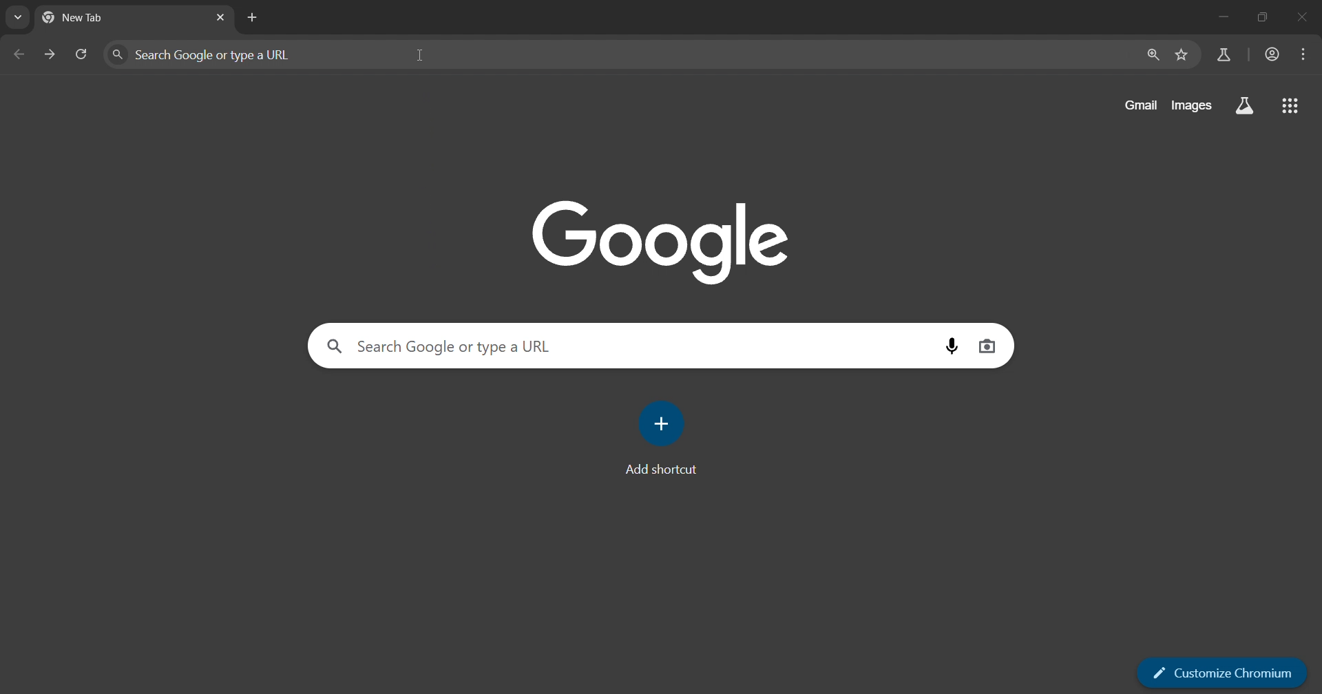  What do you see at coordinates (987, 346) in the screenshot?
I see `image search` at bounding box center [987, 346].